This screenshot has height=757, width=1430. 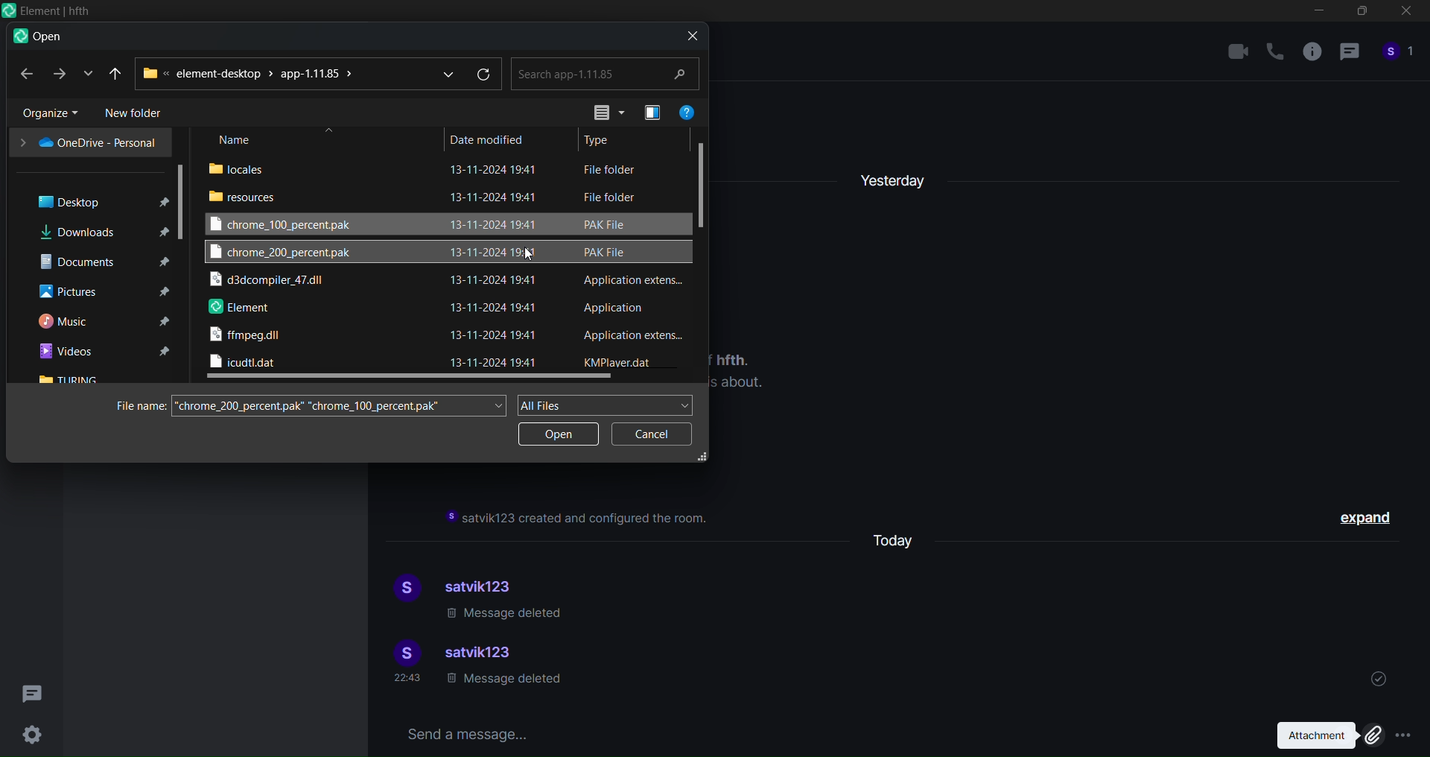 I want to click on file name, so click(x=136, y=406).